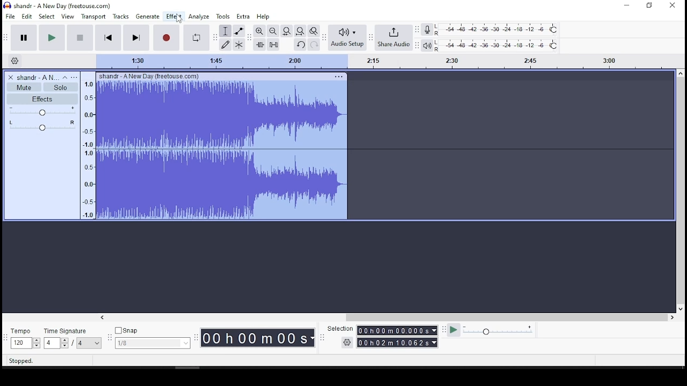 Image resolution: width=687 pixels, height=386 pixels. What do you see at coordinates (166, 38) in the screenshot?
I see `record` at bounding box center [166, 38].